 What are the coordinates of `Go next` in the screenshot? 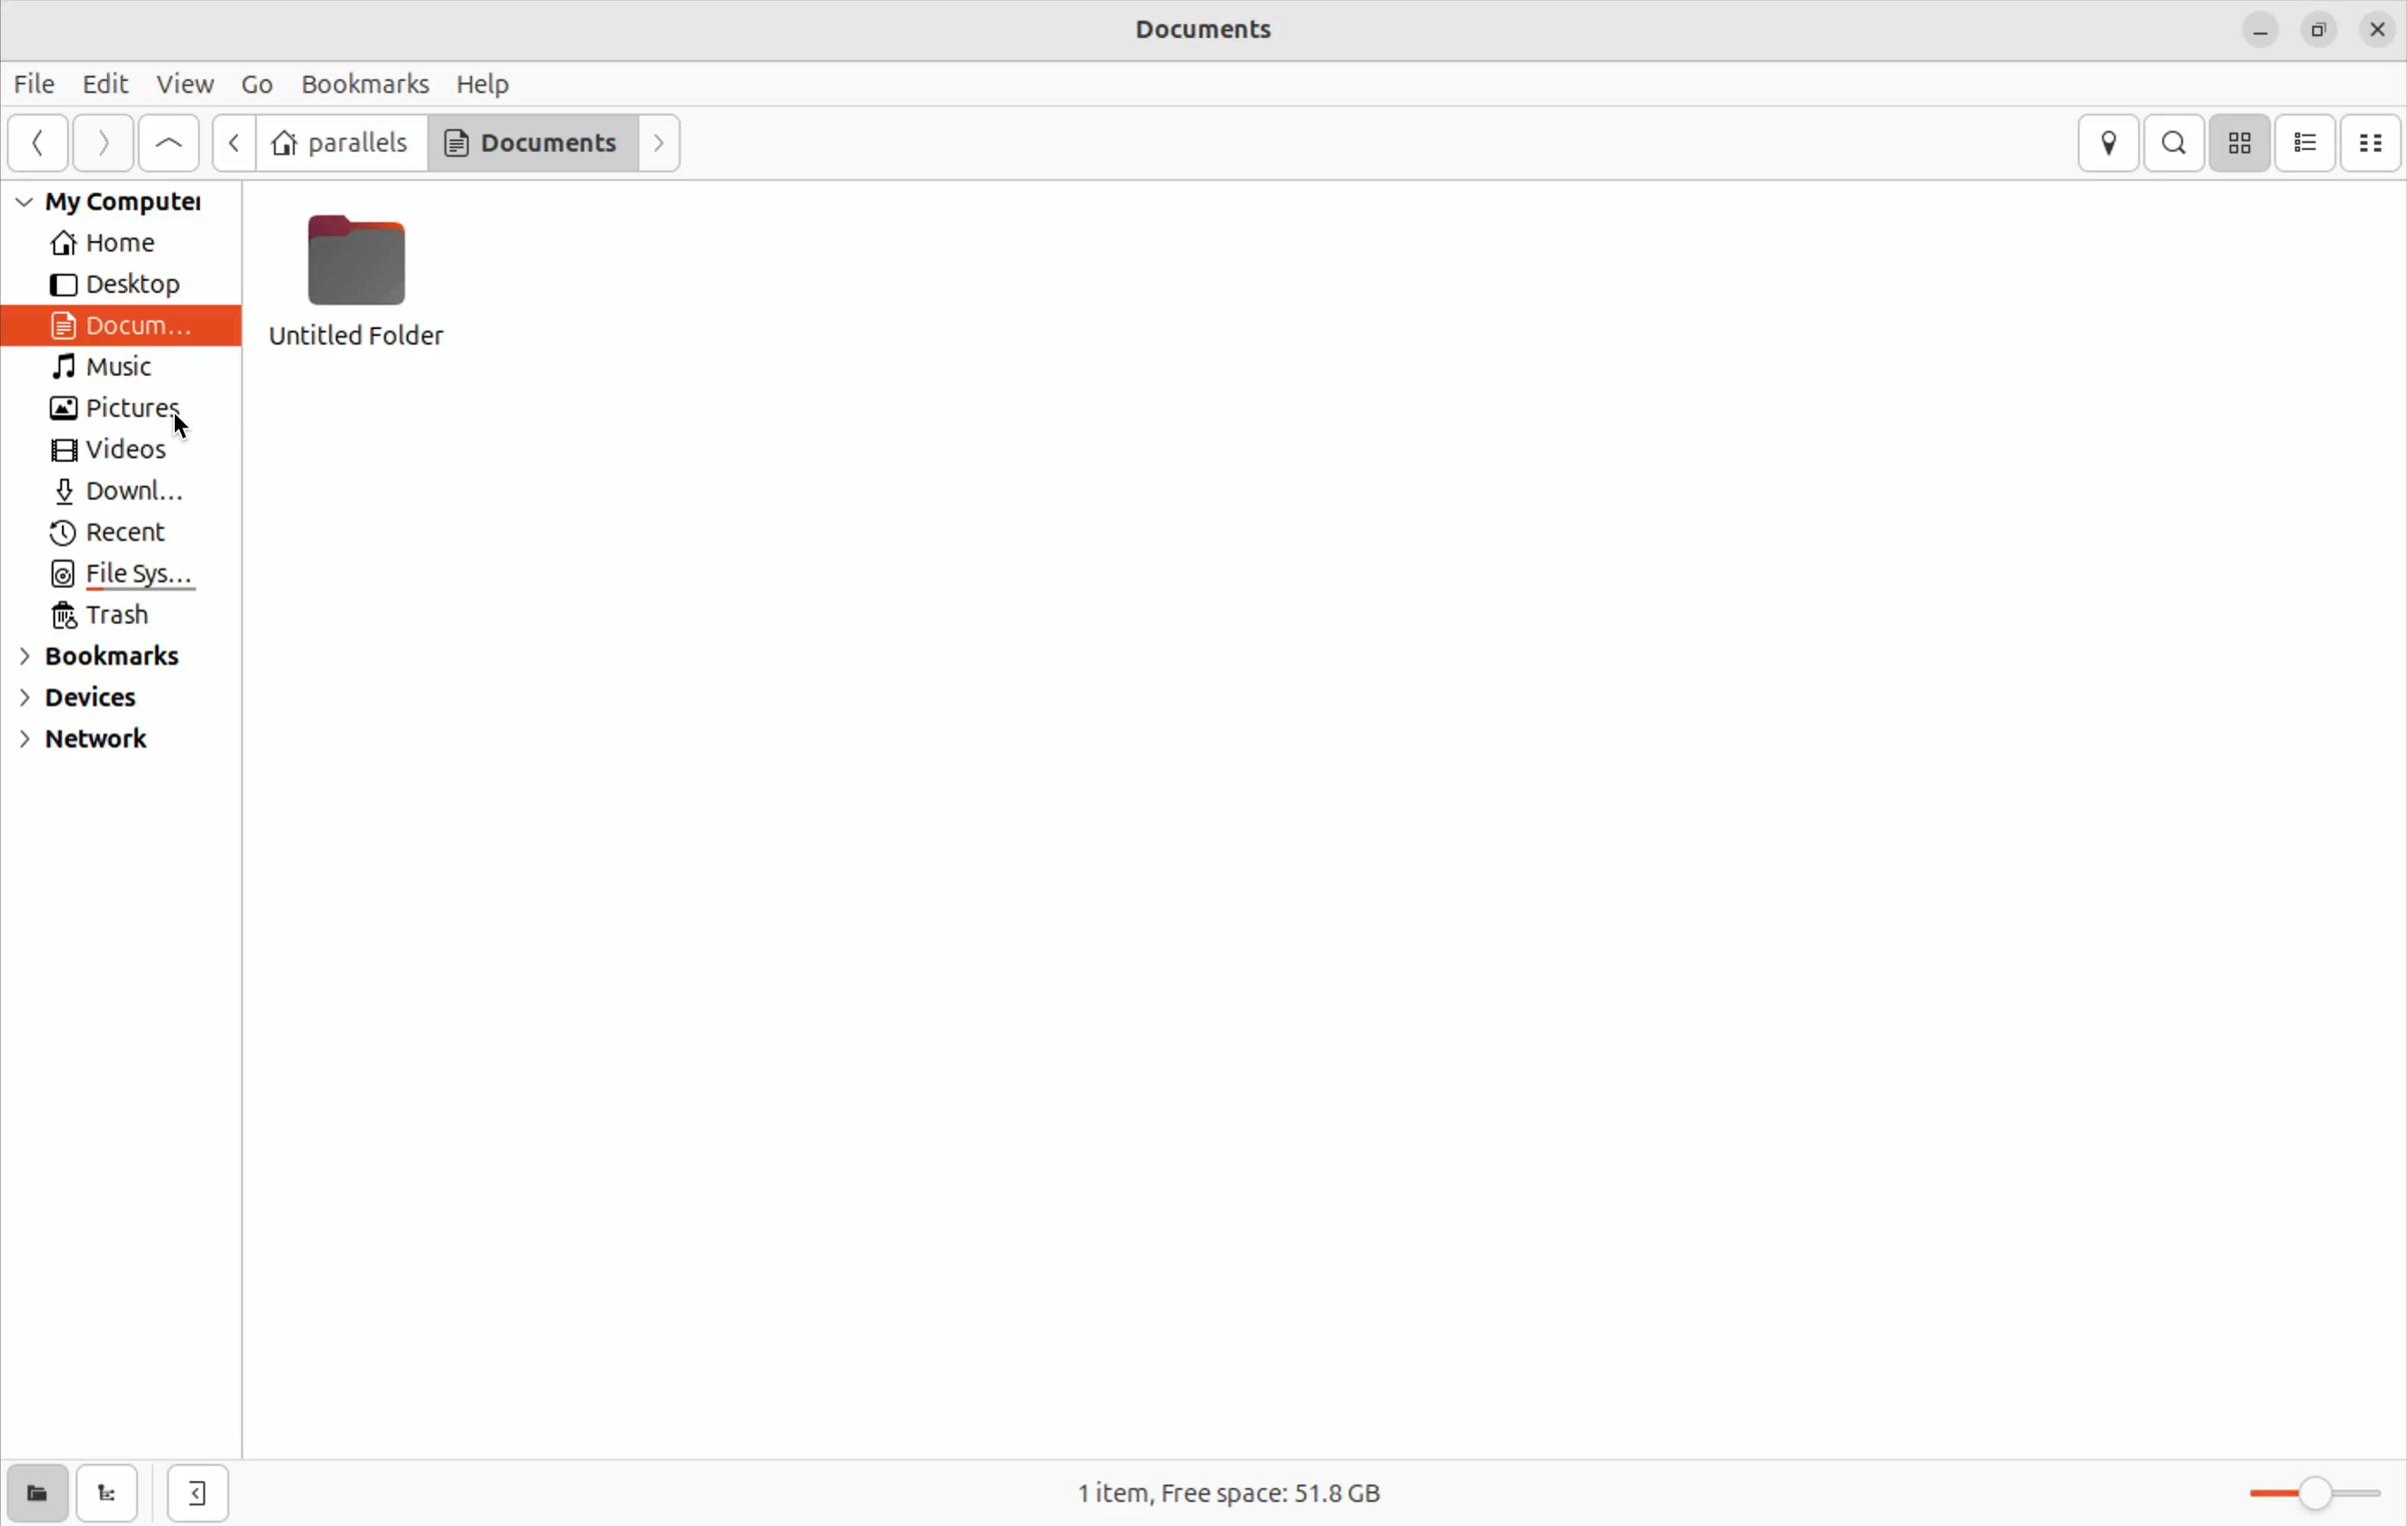 It's located at (103, 144).